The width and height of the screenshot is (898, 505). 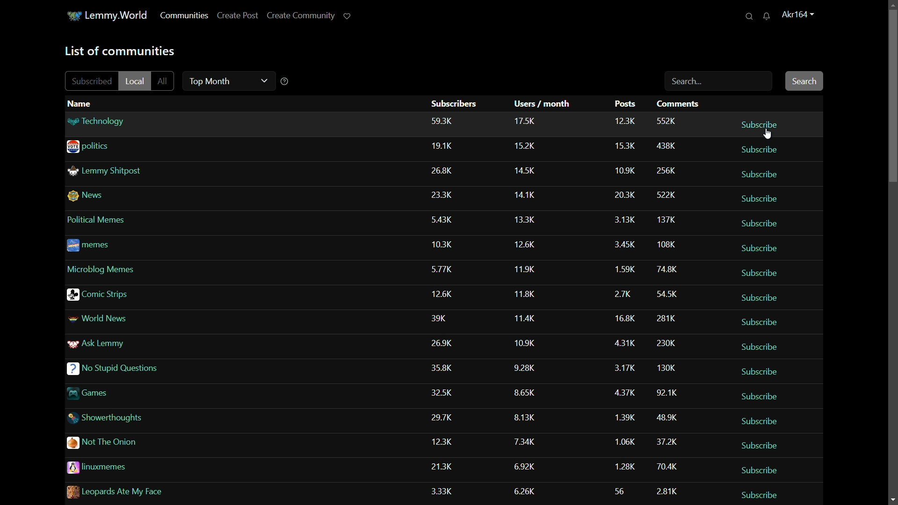 I want to click on , so click(x=619, y=218).